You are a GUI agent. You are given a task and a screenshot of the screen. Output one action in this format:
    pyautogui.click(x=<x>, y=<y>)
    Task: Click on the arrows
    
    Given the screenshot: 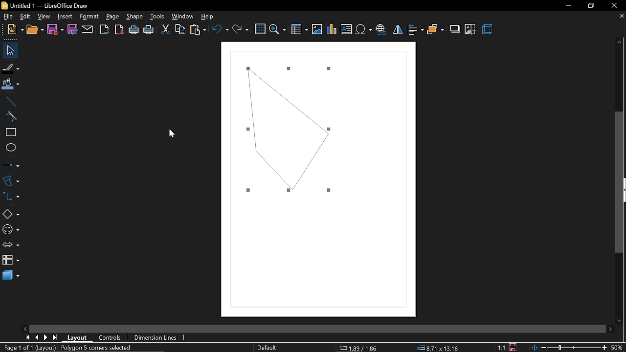 What is the action you would take?
    pyautogui.click(x=11, y=245)
    